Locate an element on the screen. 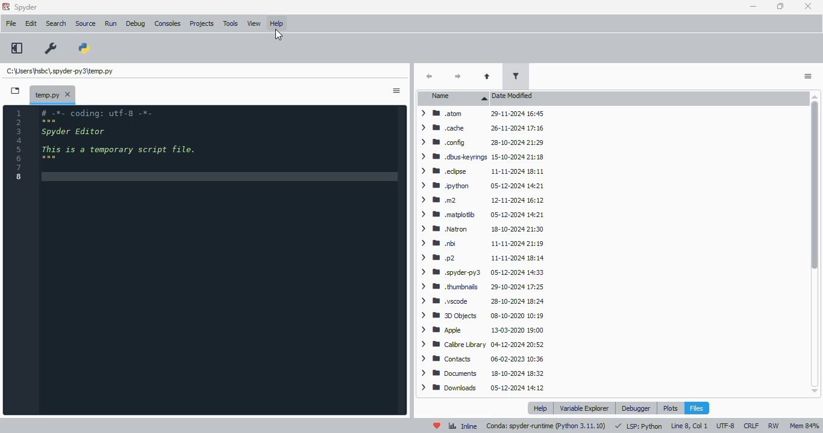 This screenshot has height=433, width=823. LSP: python is located at coordinates (639, 426).